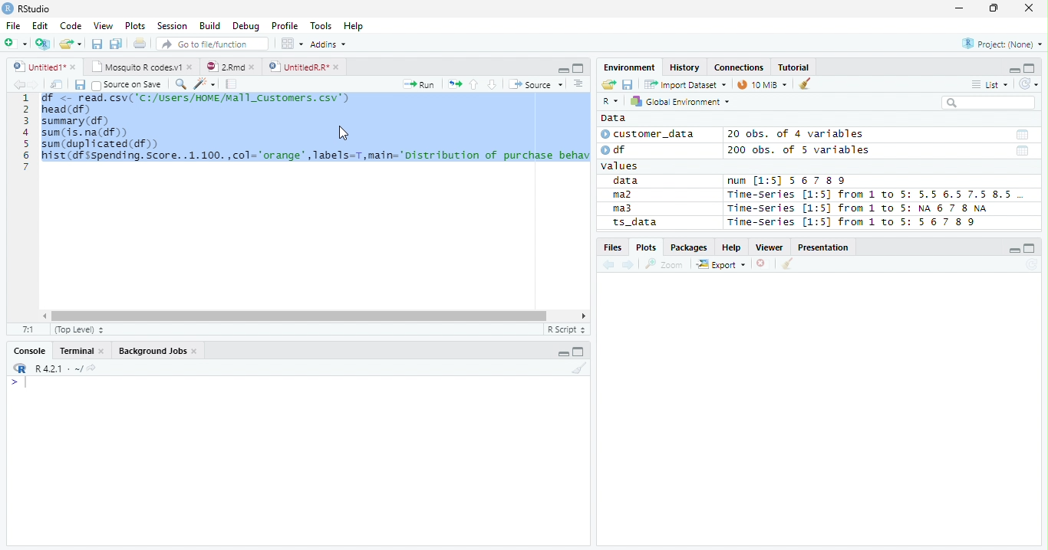 The height and width of the screenshot is (550, 1048). I want to click on Terminal, so click(81, 352).